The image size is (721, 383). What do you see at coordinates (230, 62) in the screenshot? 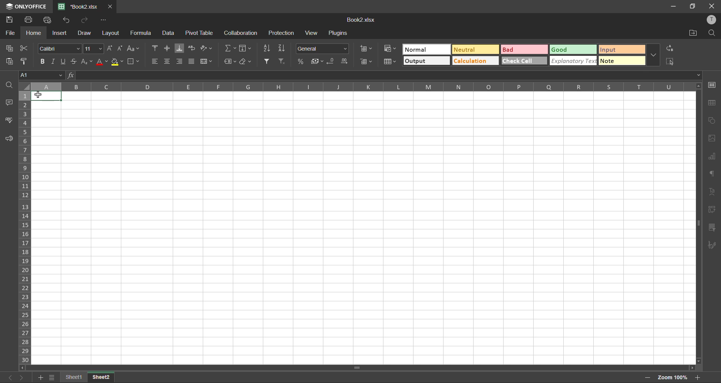
I see `named ranges` at bounding box center [230, 62].